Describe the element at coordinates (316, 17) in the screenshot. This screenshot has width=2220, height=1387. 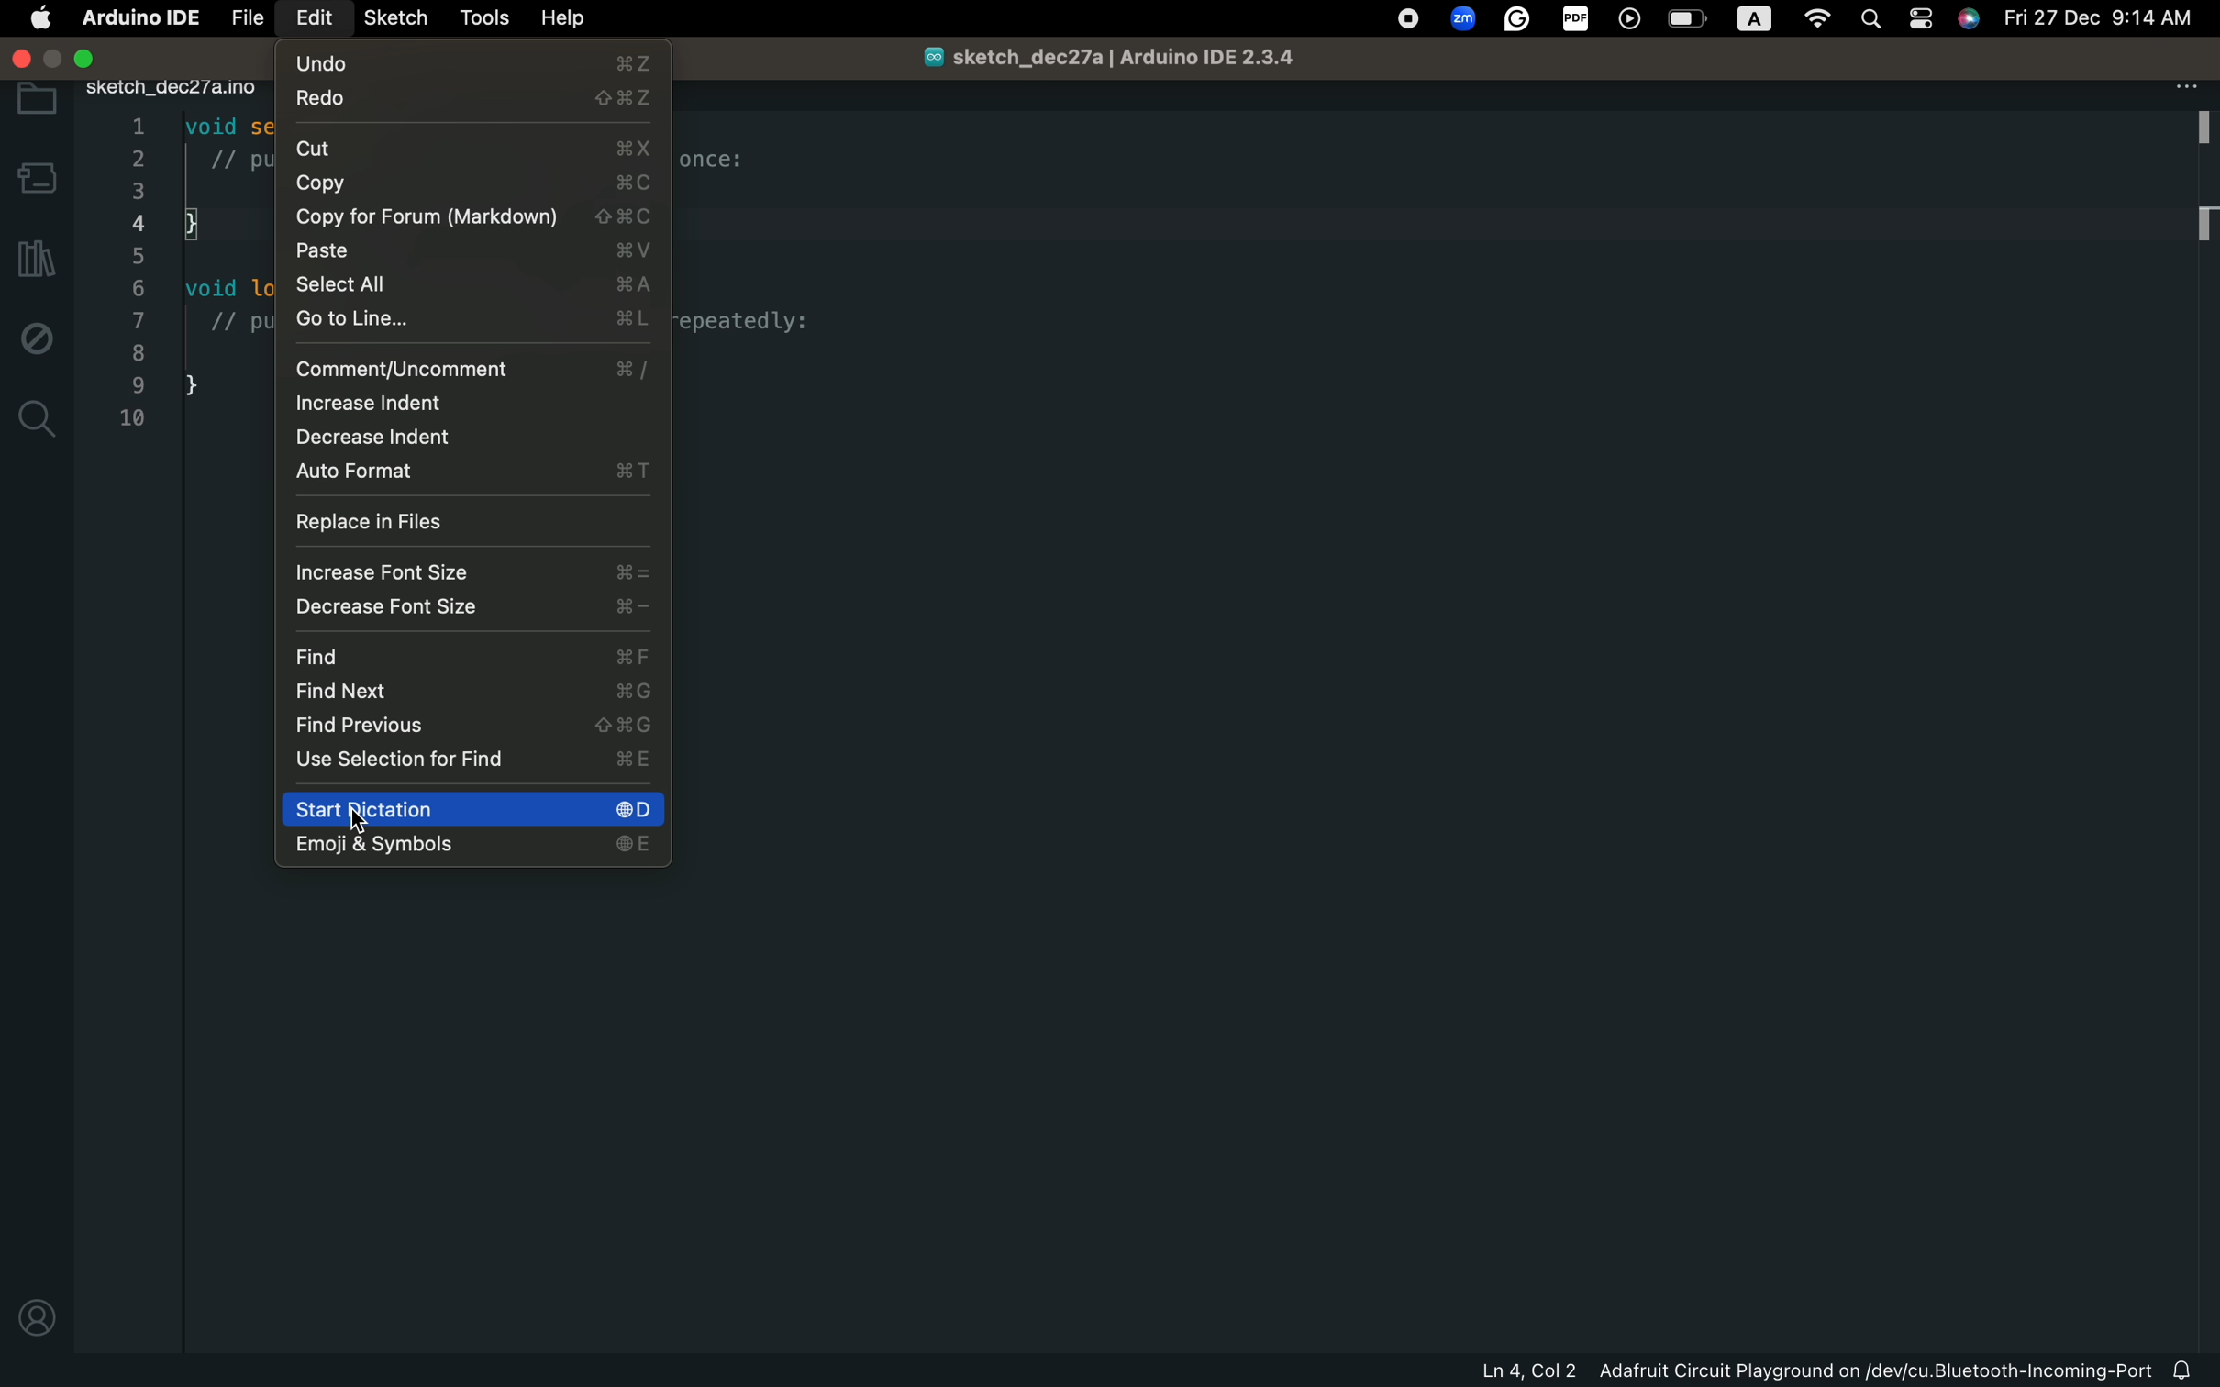
I see `edit` at that location.